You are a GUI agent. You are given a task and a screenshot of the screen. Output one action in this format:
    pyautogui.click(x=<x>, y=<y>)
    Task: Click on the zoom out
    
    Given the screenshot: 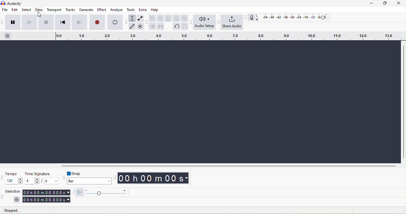 What is the action you would take?
    pyautogui.click(x=160, y=18)
    